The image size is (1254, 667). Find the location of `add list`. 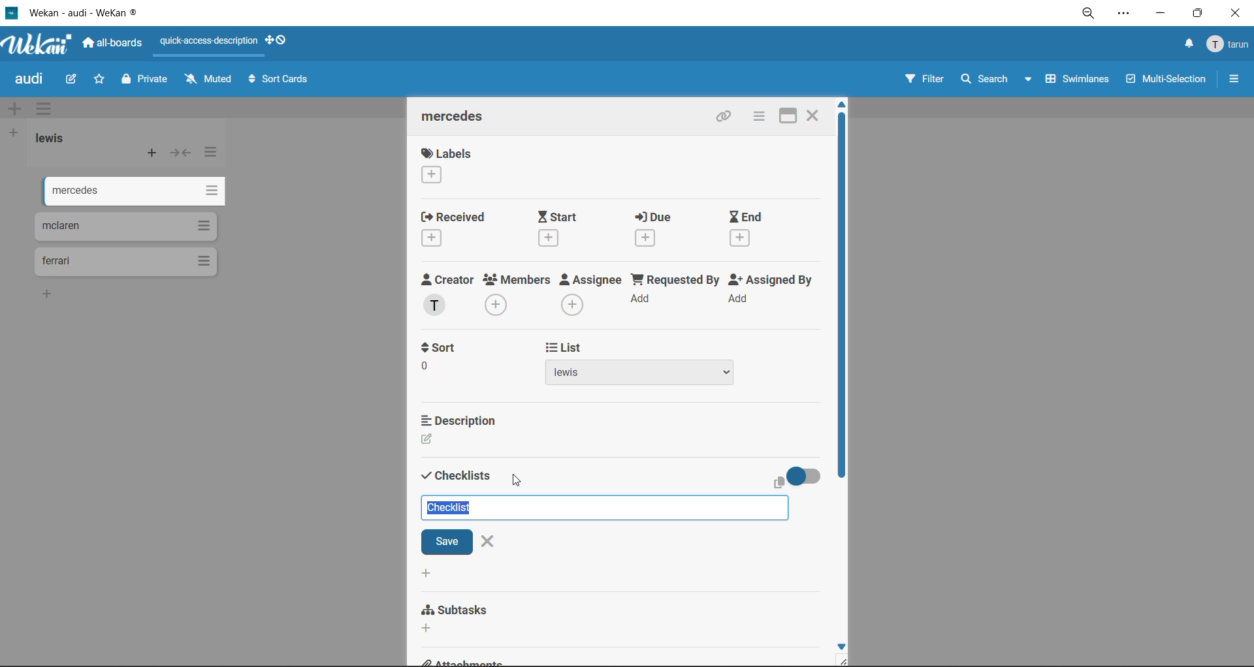

add list is located at coordinates (14, 133).